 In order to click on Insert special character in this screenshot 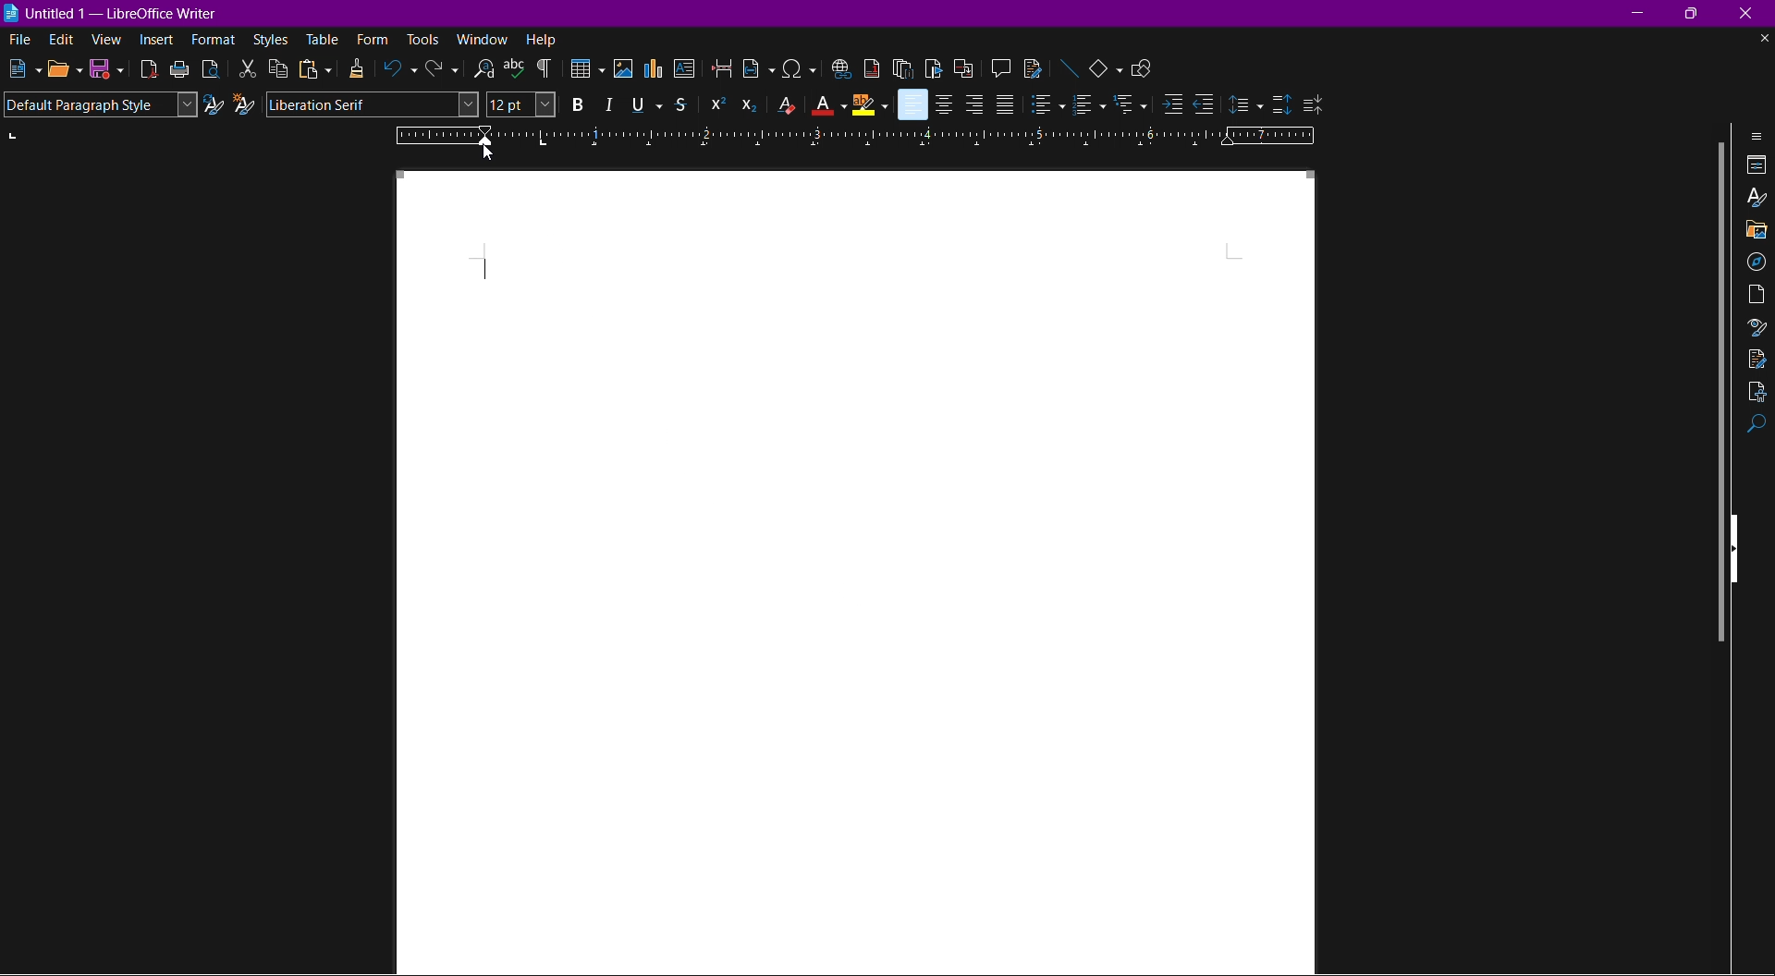, I will do `click(800, 67)`.